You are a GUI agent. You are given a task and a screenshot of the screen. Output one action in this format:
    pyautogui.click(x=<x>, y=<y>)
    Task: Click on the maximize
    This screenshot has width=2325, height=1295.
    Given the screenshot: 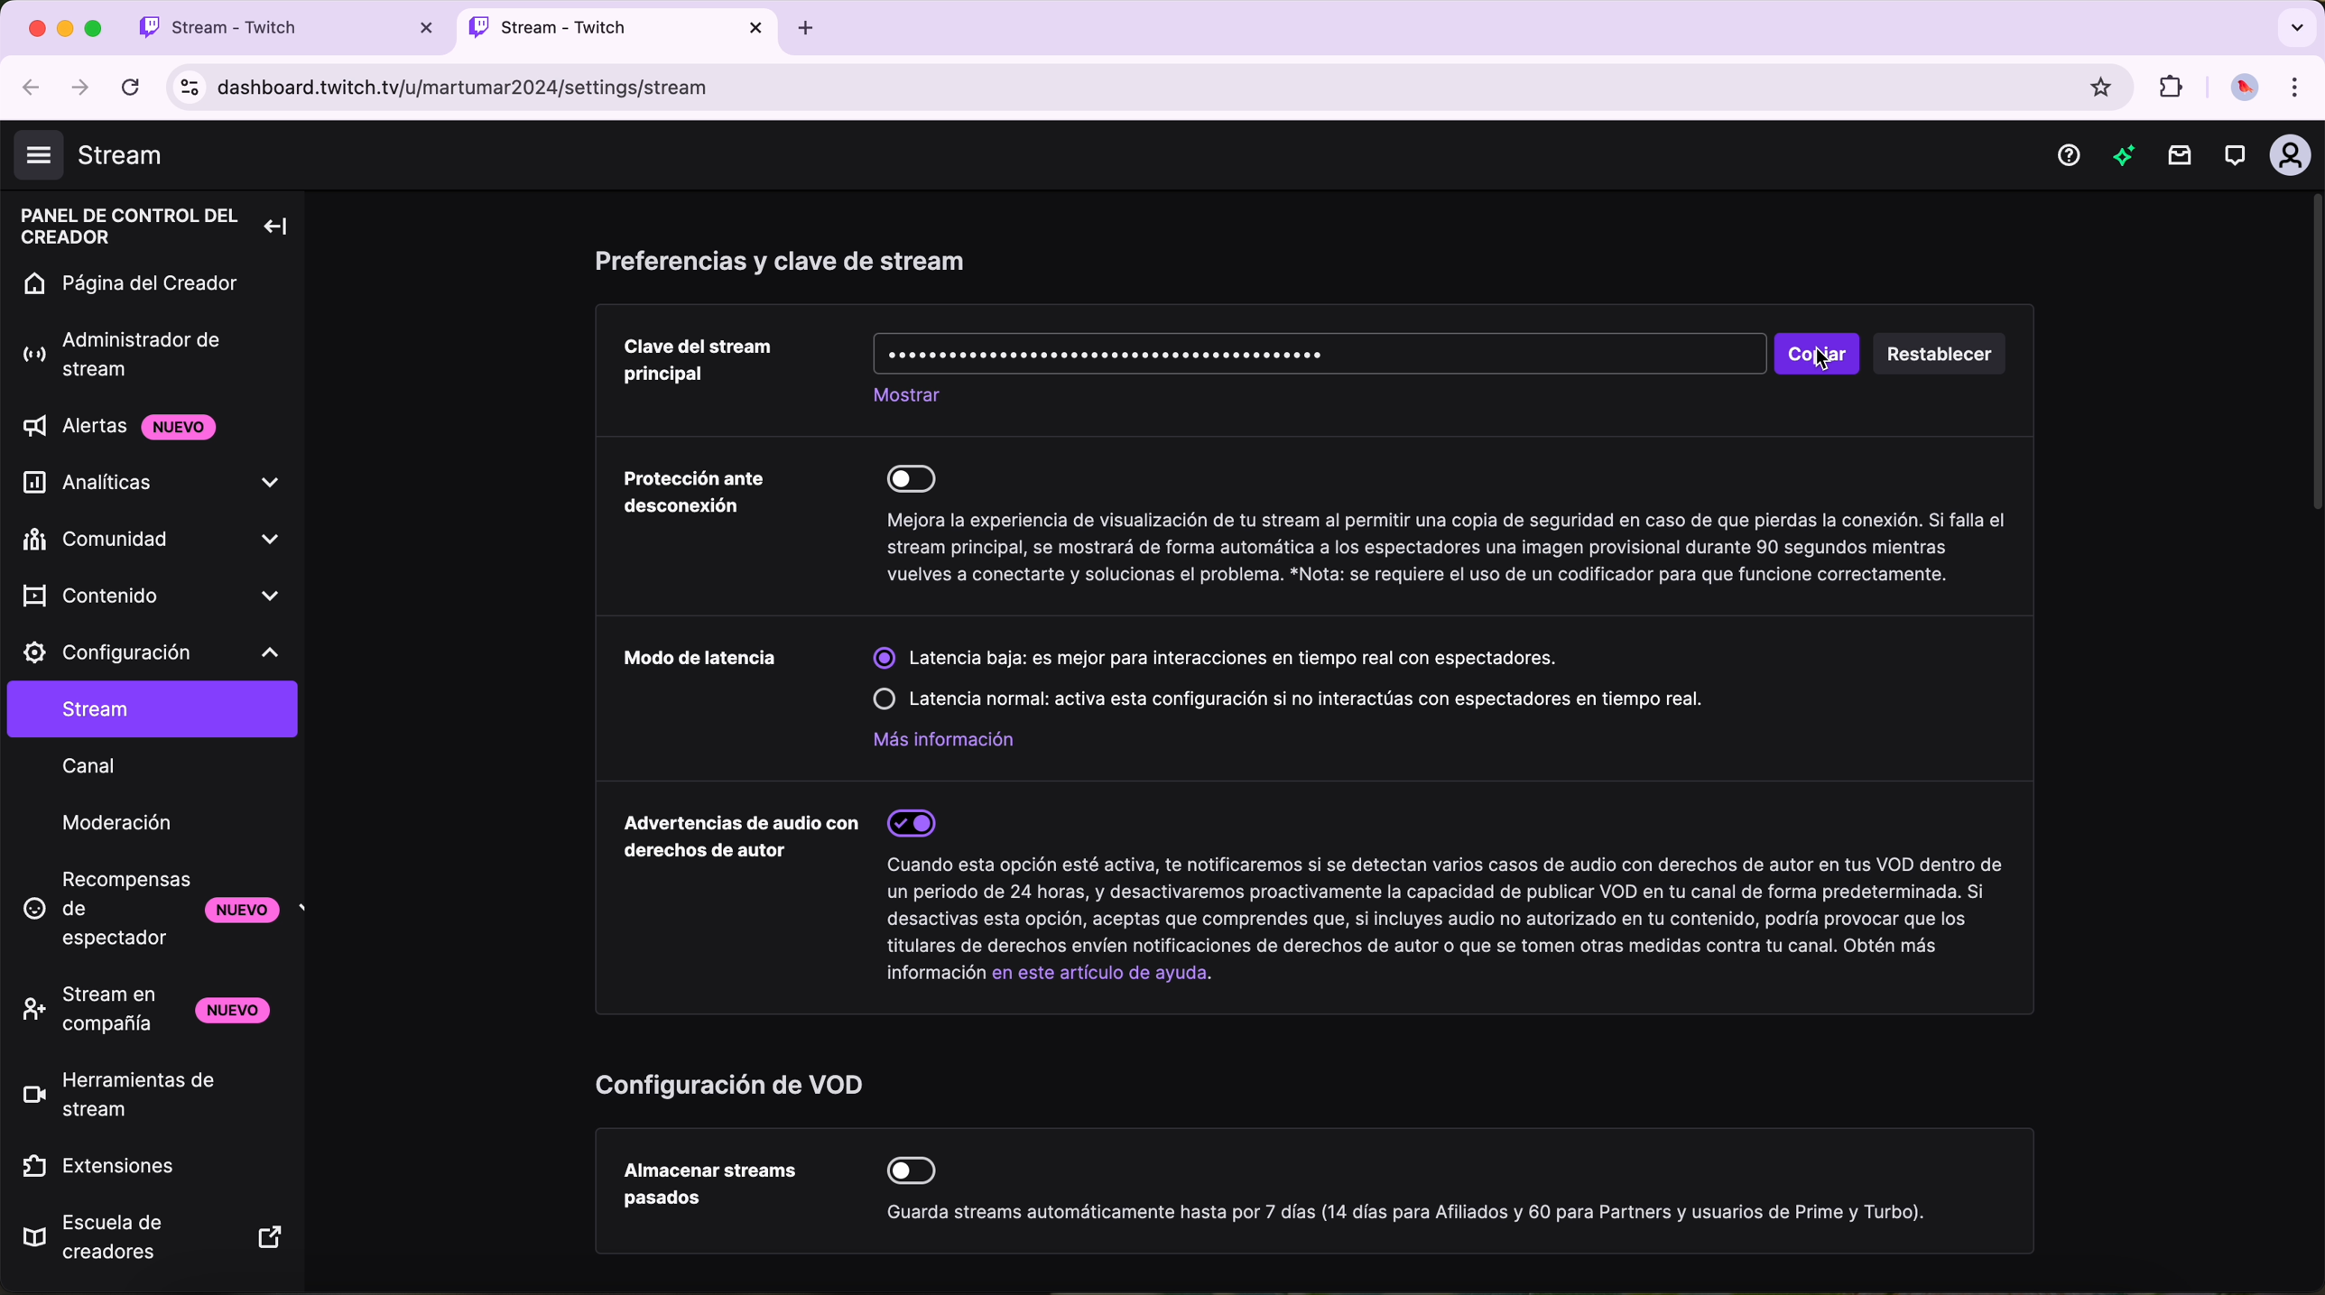 What is the action you would take?
    pyautogui.click(x=100, y=31)
    